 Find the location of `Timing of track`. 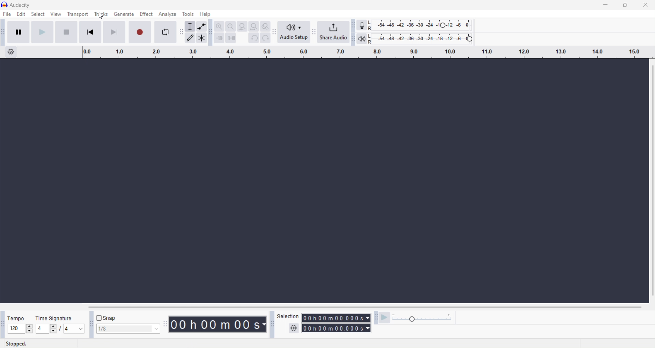

Timing of track is located at coordinates (218, 324).